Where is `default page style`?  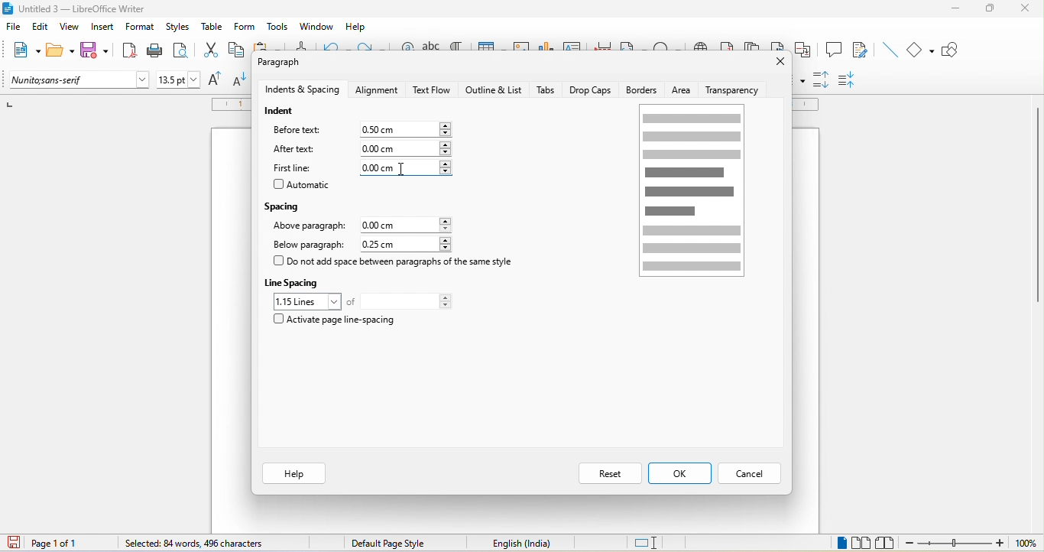
default page style is located at coordinates (391, 544).